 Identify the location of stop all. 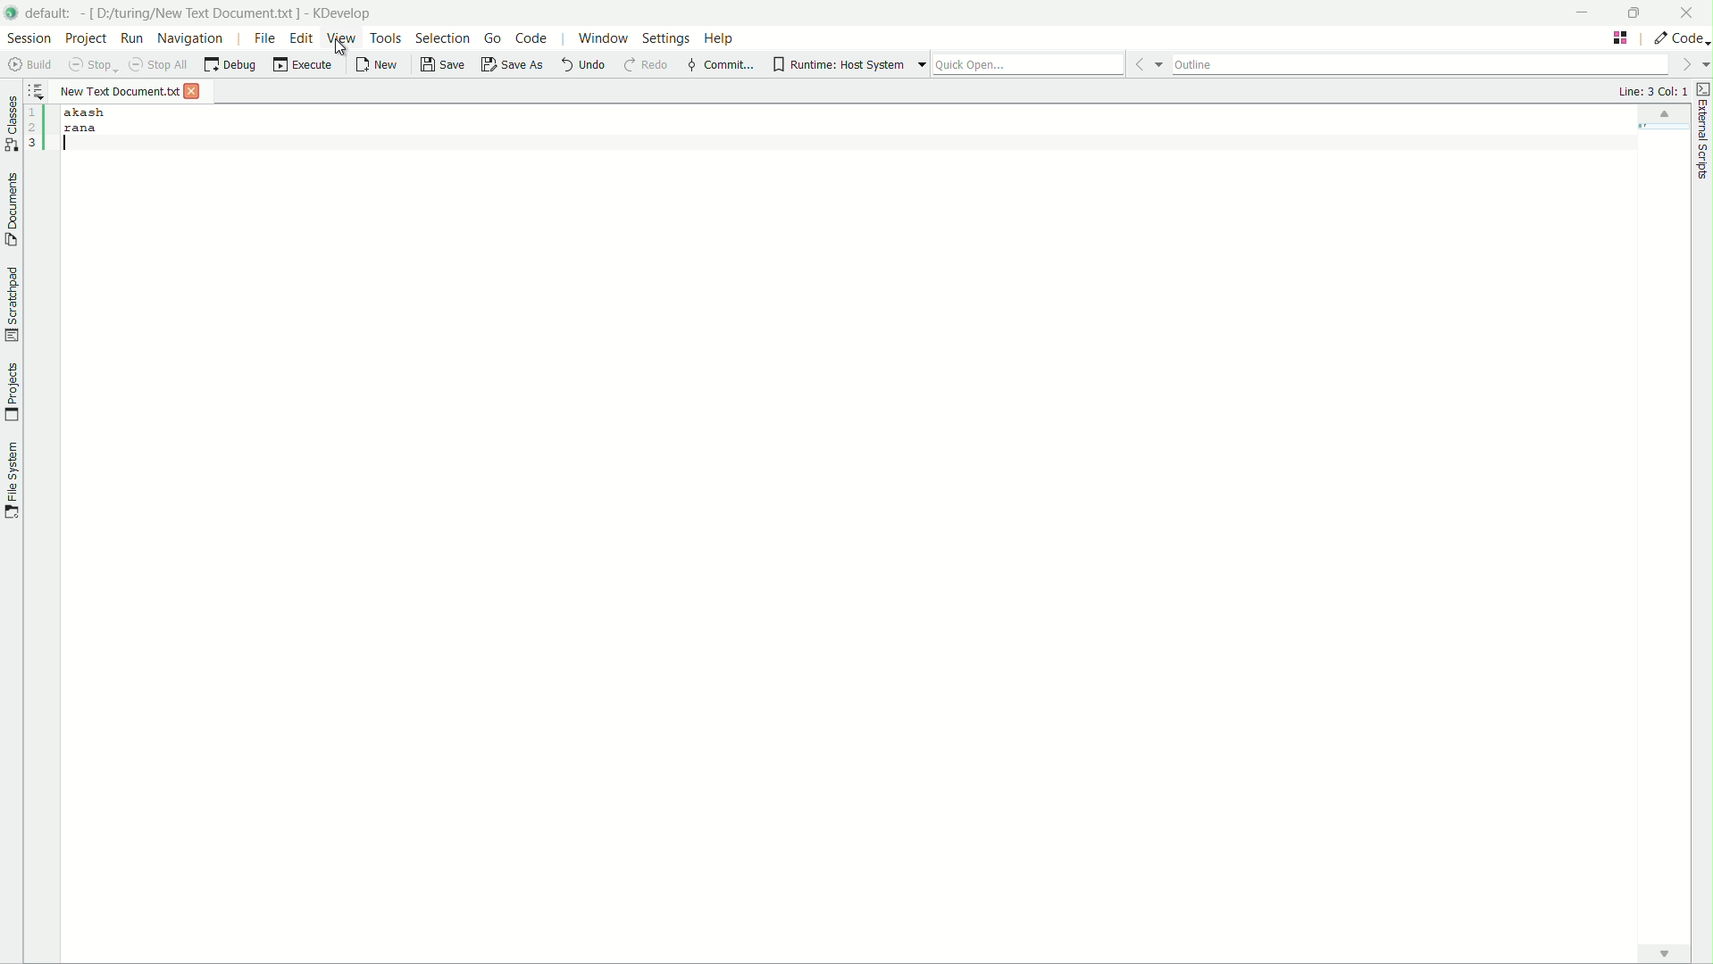
(157, 62).